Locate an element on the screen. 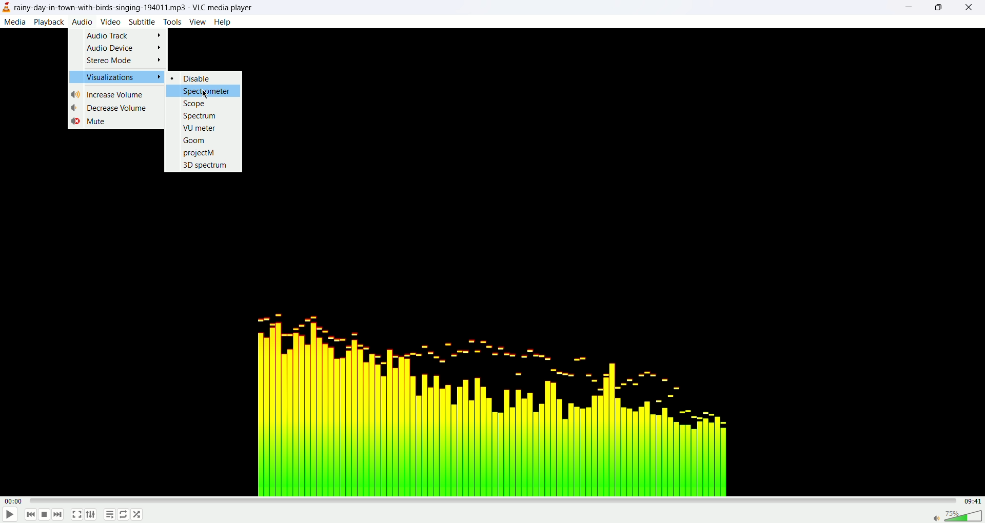 The height and width of the screenshot is (523, 985). loop is located at coordinates (124, 514).